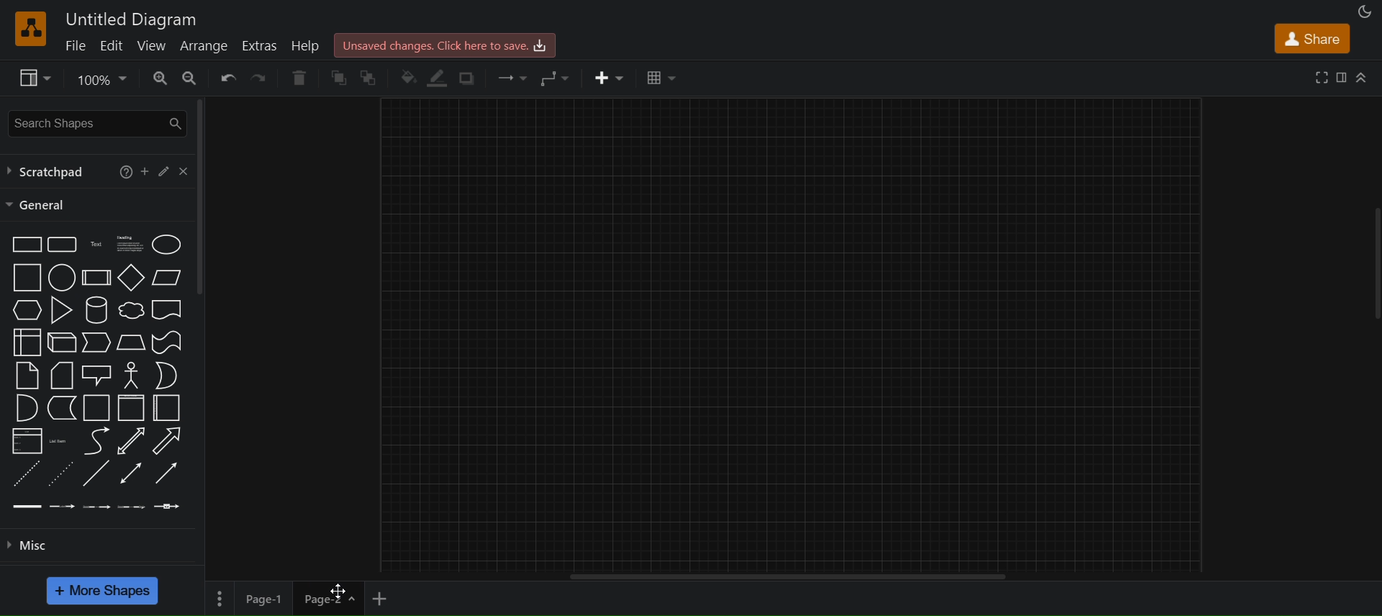  What do you see at coordinates (168, 277) in the screenshot?
I see `parallelogram` at bounding box center [168, 277].